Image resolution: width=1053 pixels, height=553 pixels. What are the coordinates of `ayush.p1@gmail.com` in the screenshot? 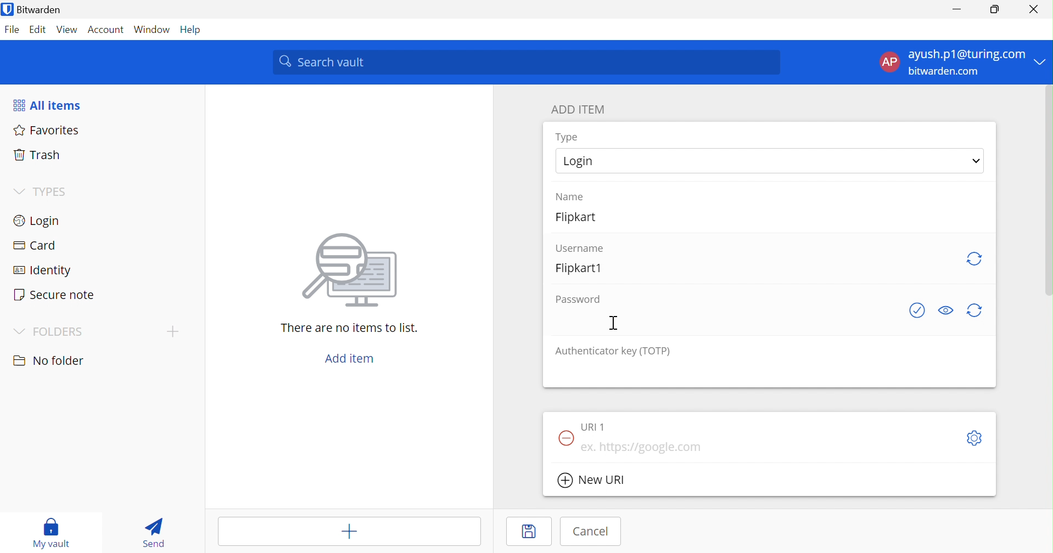 It's located at (965, 56).